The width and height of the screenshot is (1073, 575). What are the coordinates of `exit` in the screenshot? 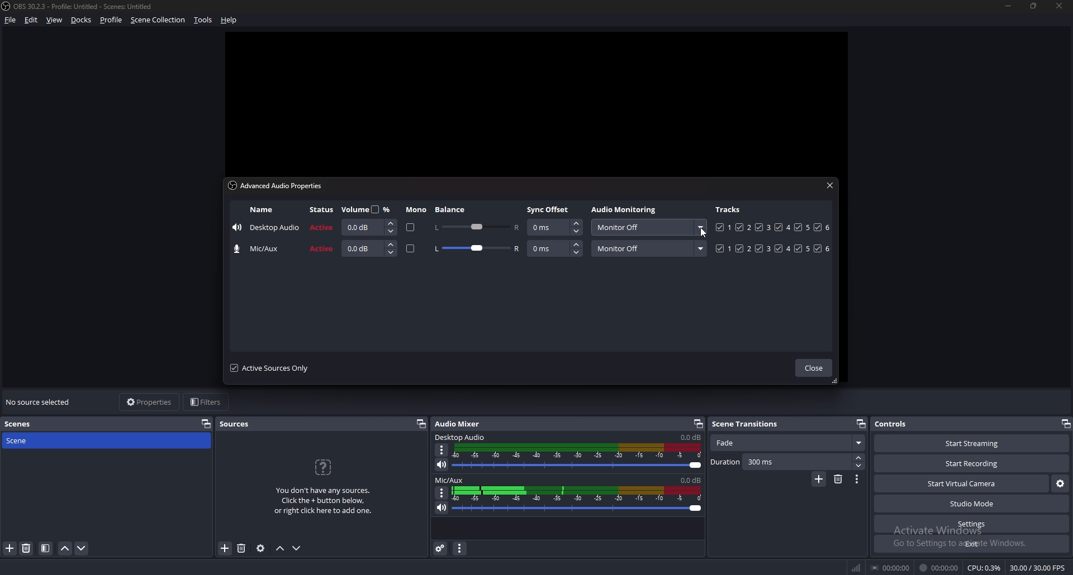 It's located at (971, 544).